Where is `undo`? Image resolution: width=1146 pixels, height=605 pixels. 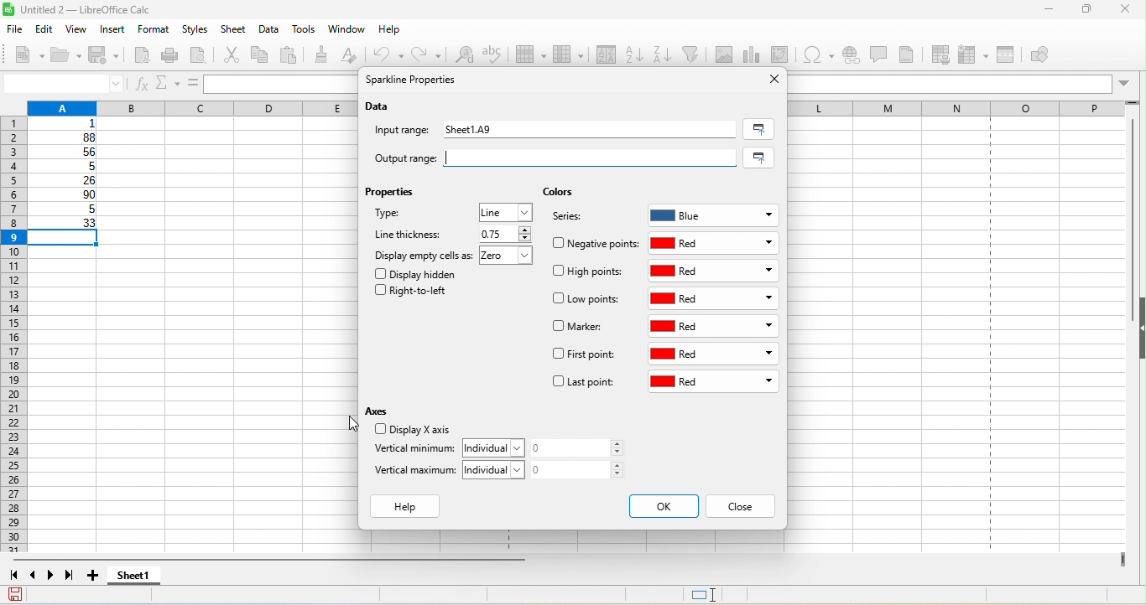 undo is located at coordinates (391, 54).